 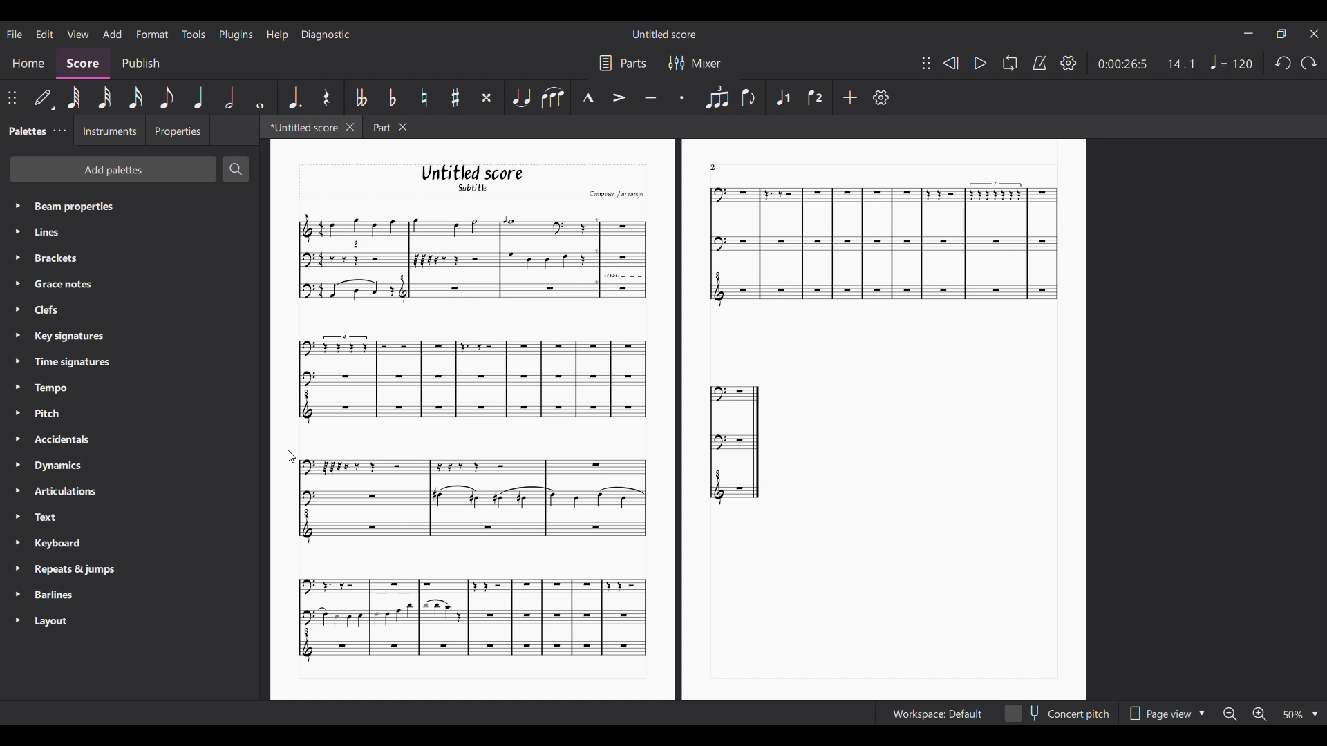 What do you see at coordinates (851, 97) in the screenshot?
I see `Add` at bounding box center [851, 97].